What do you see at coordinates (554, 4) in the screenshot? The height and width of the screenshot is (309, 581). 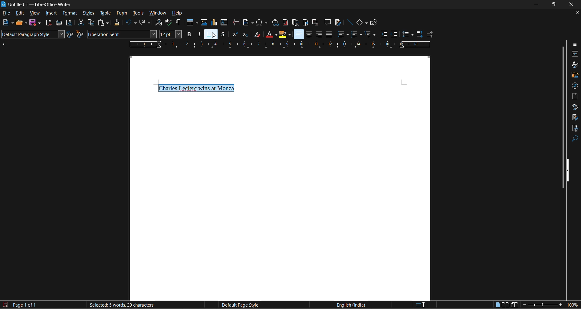 I see `maximize` at bounding box center [554, 4].